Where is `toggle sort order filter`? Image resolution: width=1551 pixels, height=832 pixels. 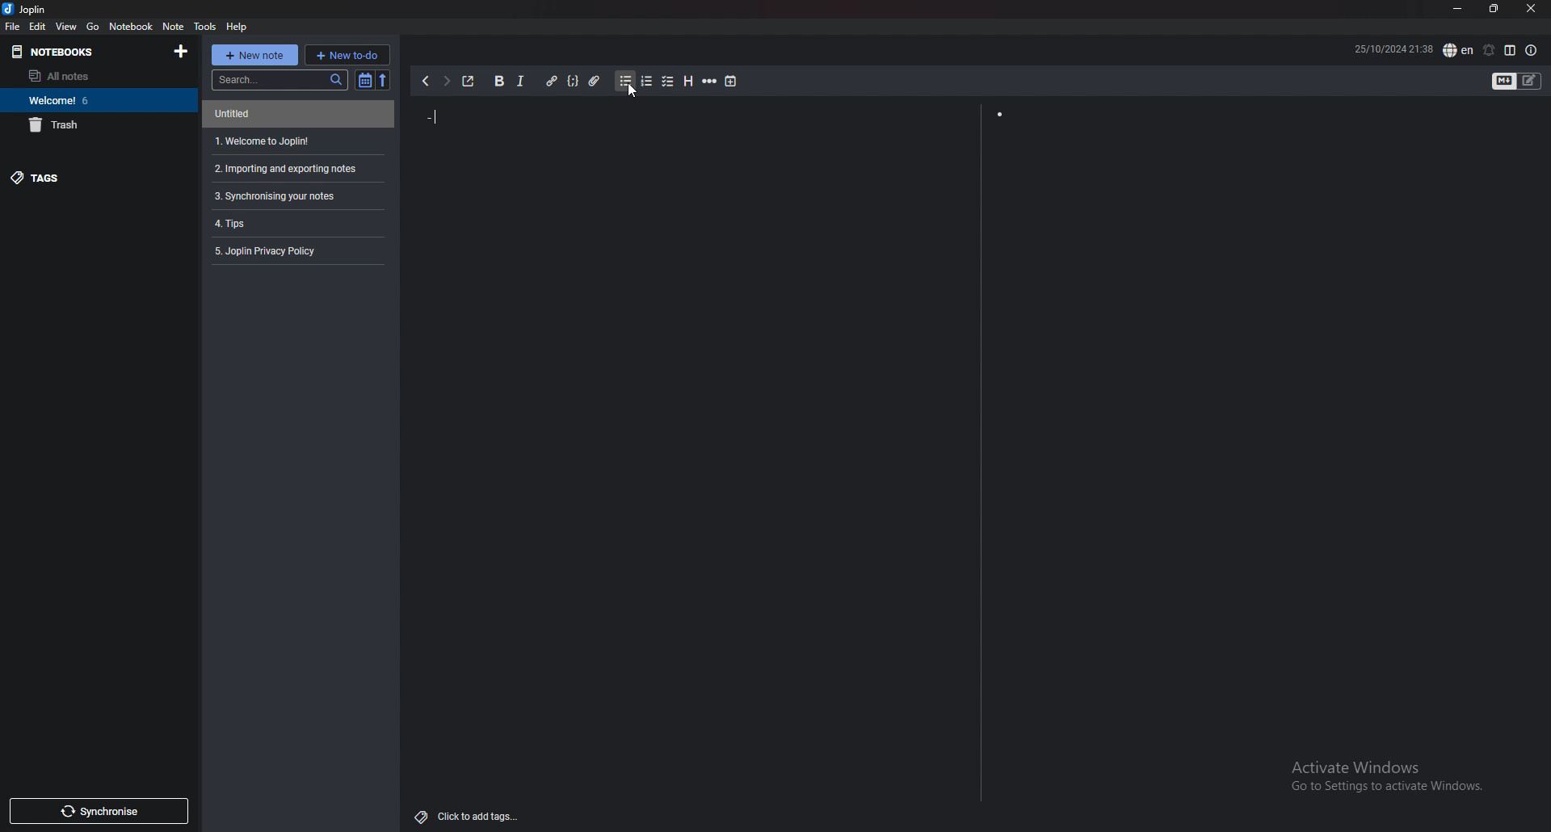 toggle sort order filter is located at coordinates (360, 82).